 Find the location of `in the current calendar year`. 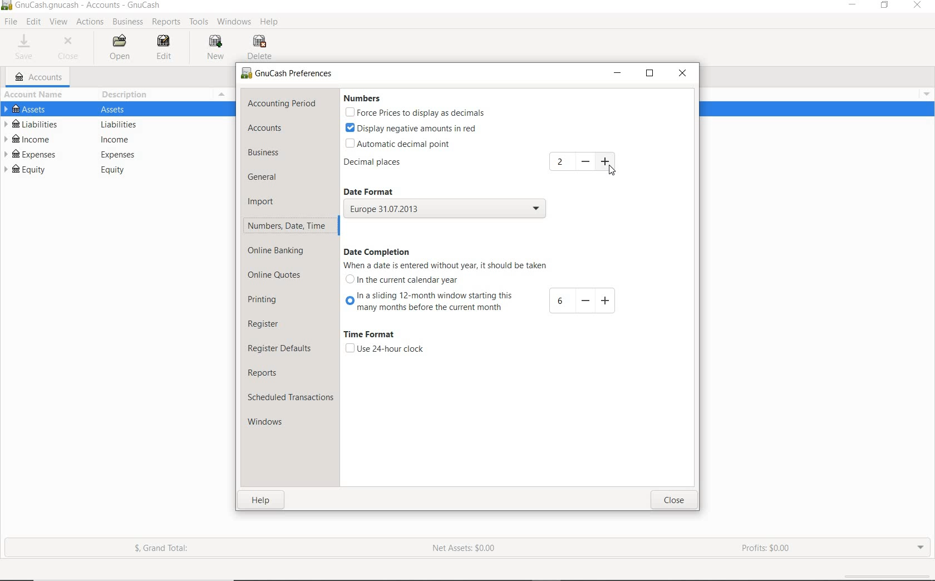

in the current calendar year is located at coordinates (407, 280).